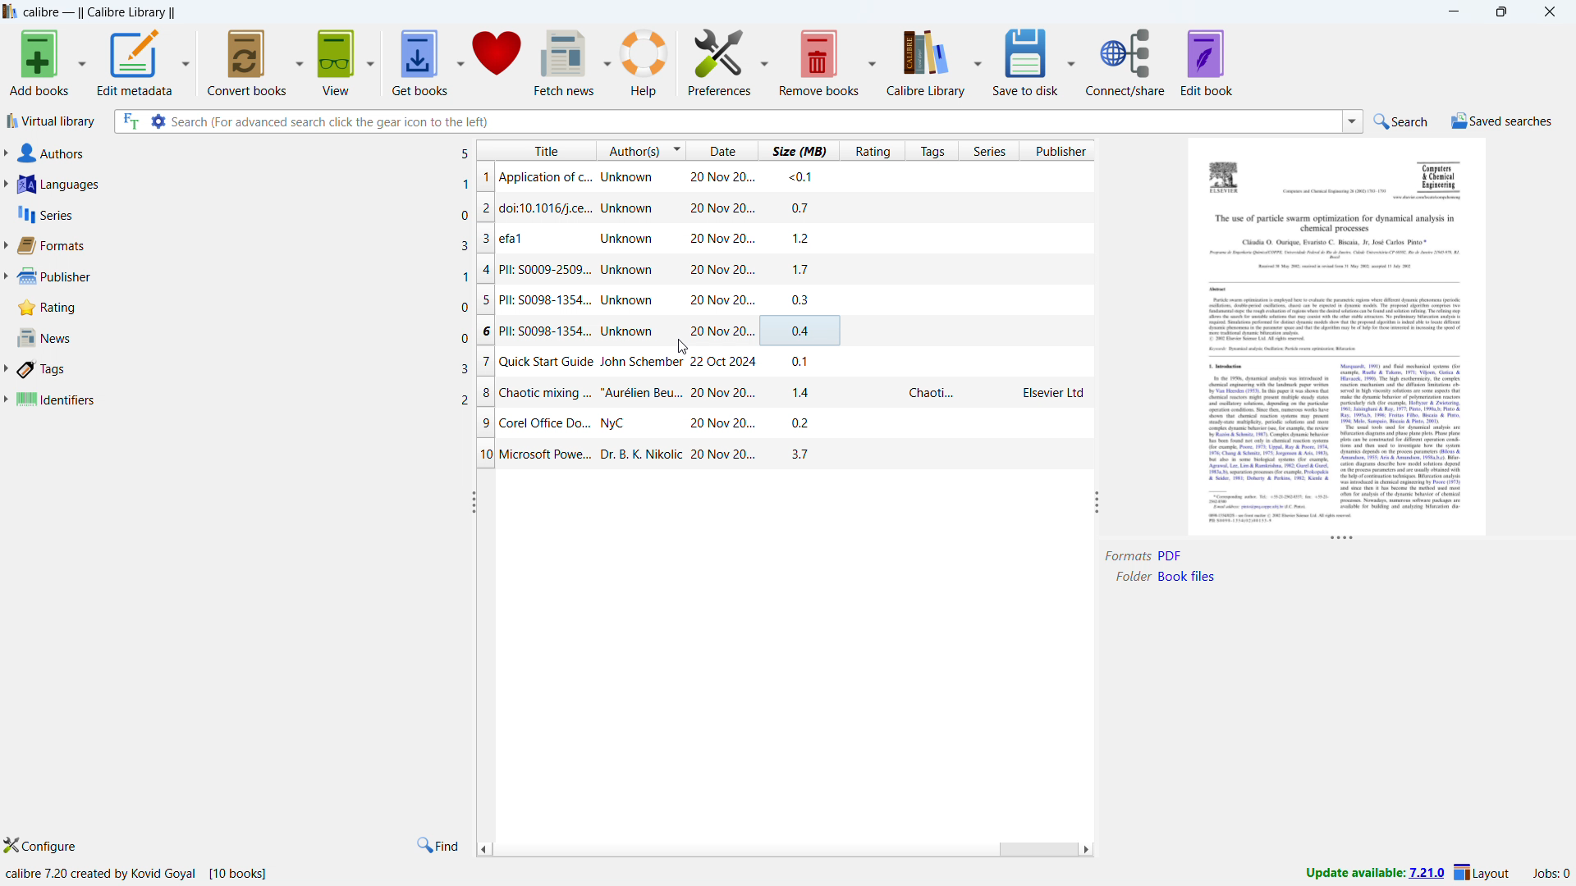 Image resolution: width=1576 pixels, height=886 pixels. I want to click on preferences, so click(718, 61).